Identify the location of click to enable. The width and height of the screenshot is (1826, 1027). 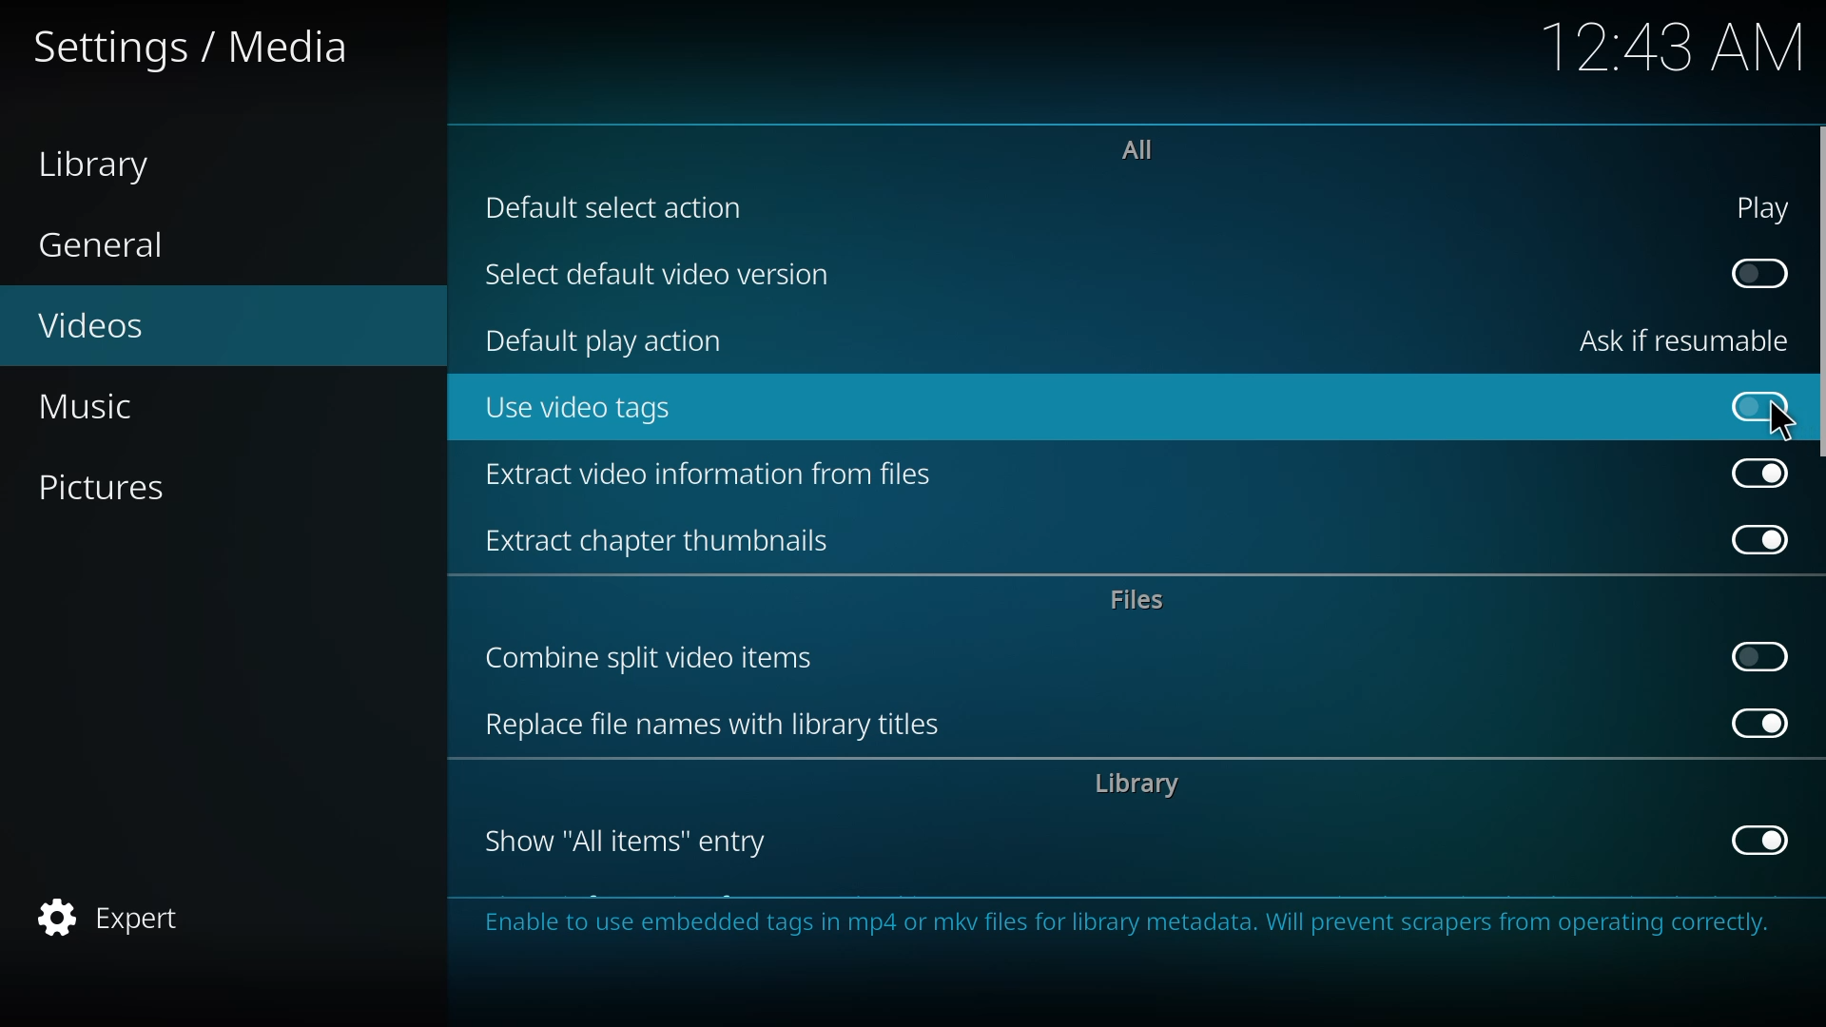
(1756, 272).